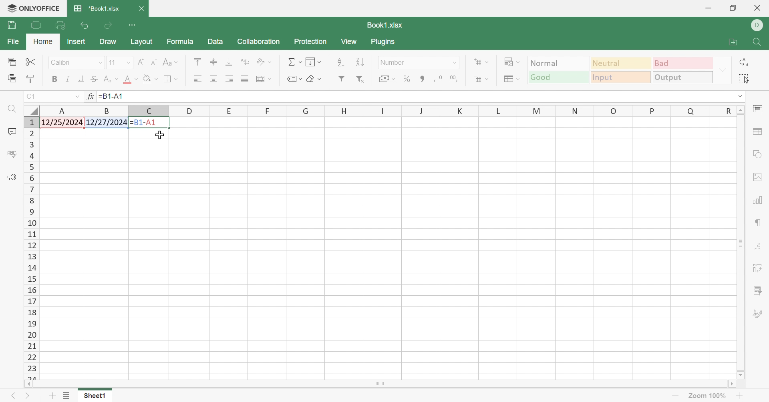 The width and height of the screenshot is (769, 402). What do you see at coordinates (733, 8) in the screenshot?
I see `Restore Down` at bounding box center [733, 8].